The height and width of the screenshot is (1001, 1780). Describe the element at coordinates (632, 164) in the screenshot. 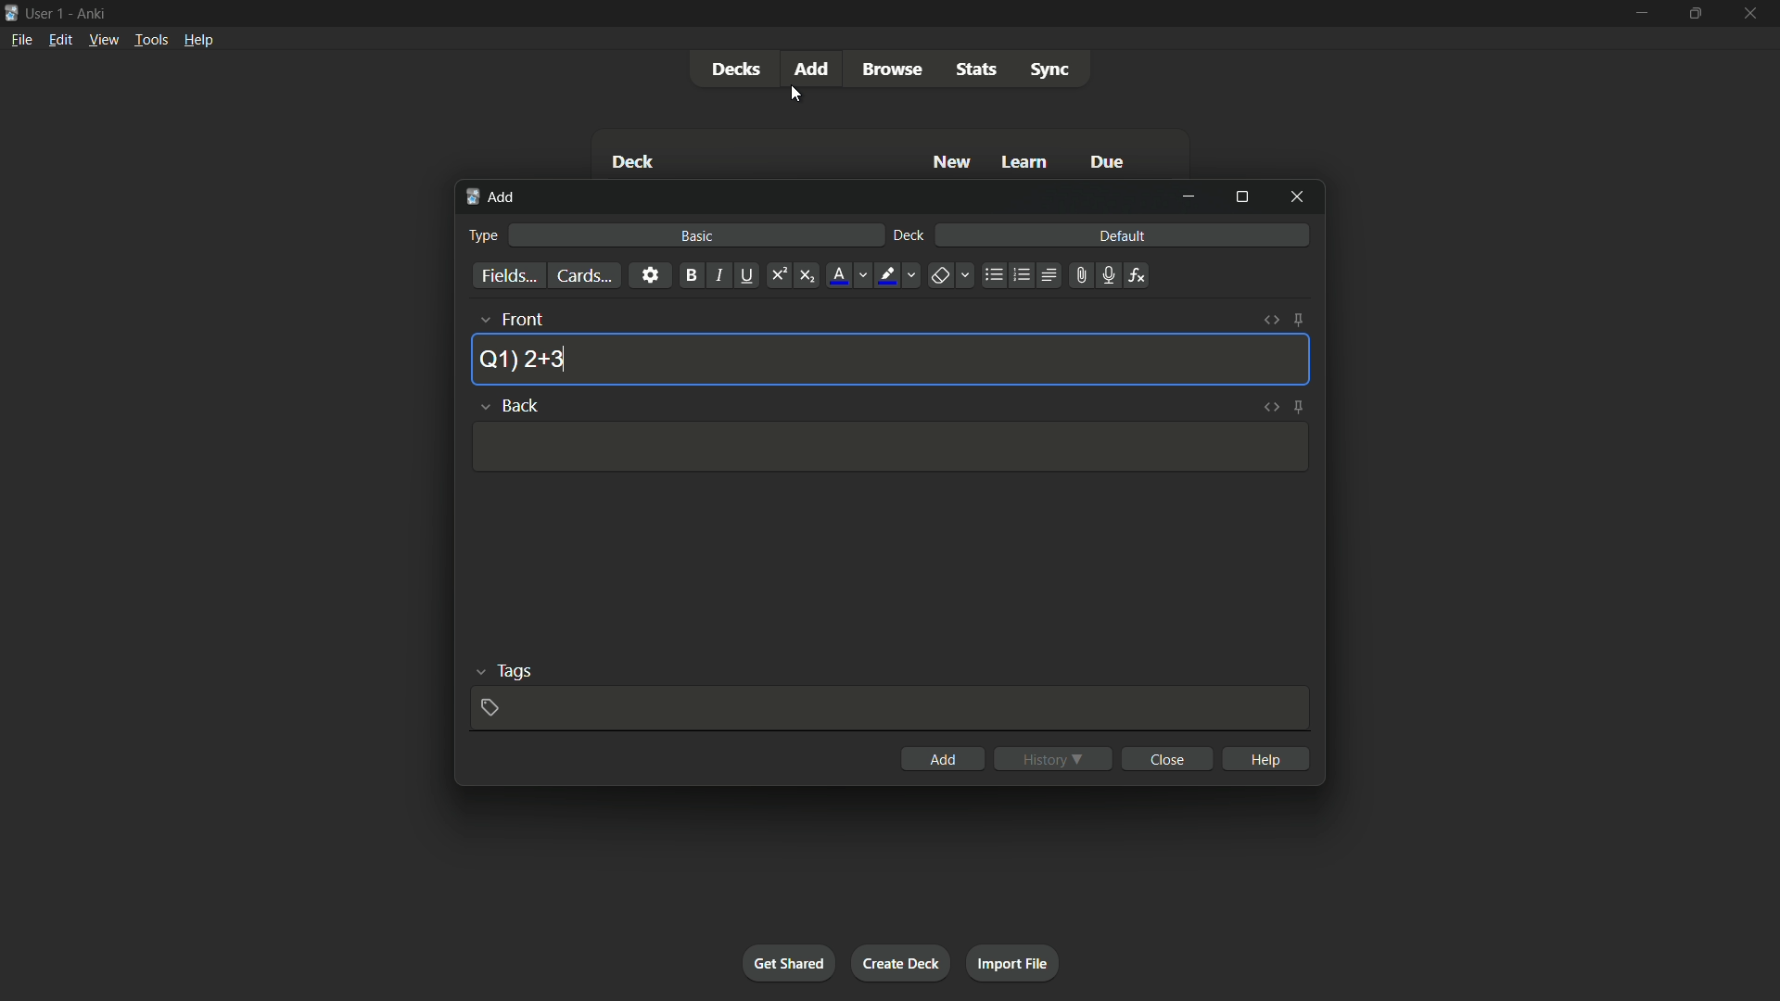

I see `deck` at that location.